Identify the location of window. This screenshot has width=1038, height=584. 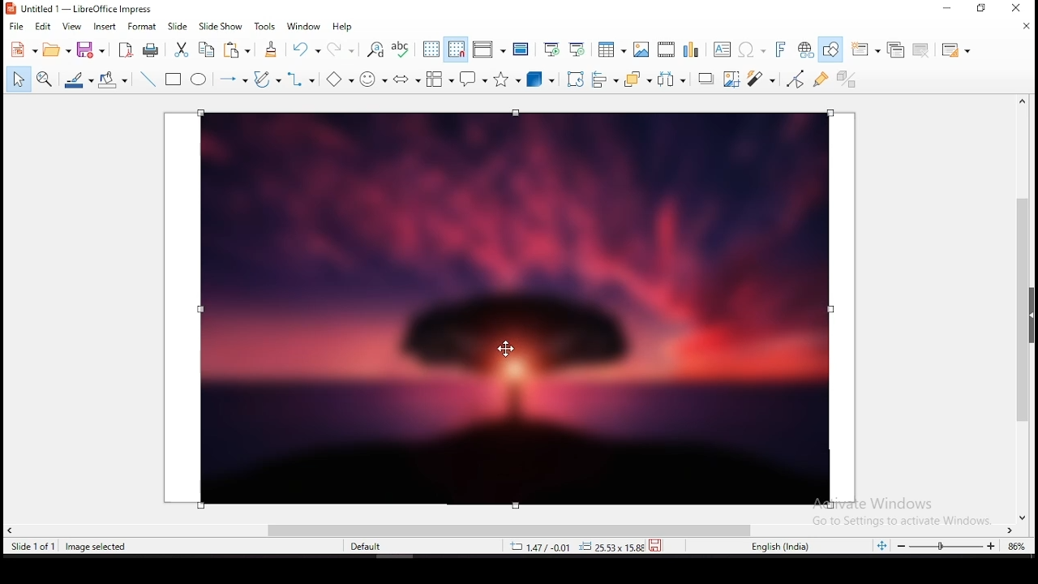
(306, 26).